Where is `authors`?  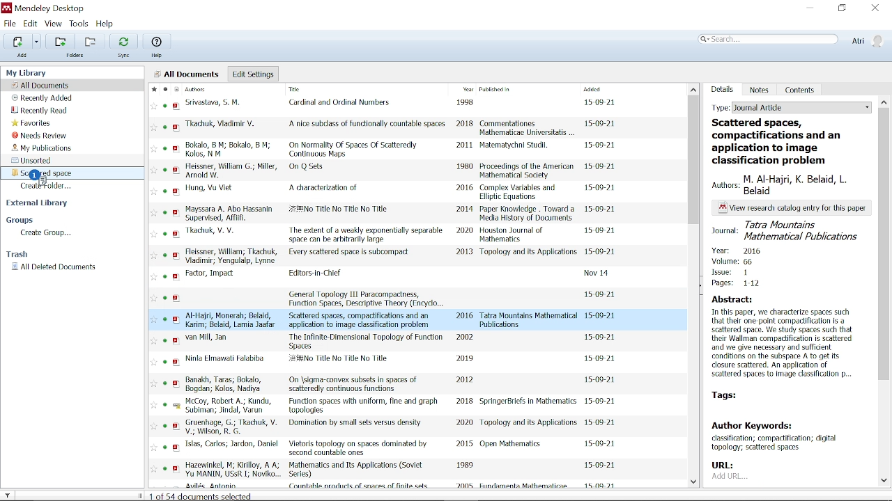 authors is located at coordinates (217, 232).